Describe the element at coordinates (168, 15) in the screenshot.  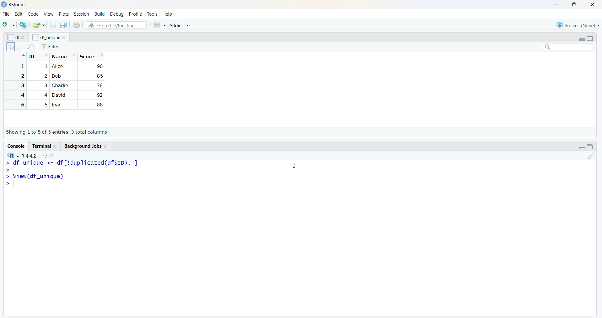
I see `Help` at that location.